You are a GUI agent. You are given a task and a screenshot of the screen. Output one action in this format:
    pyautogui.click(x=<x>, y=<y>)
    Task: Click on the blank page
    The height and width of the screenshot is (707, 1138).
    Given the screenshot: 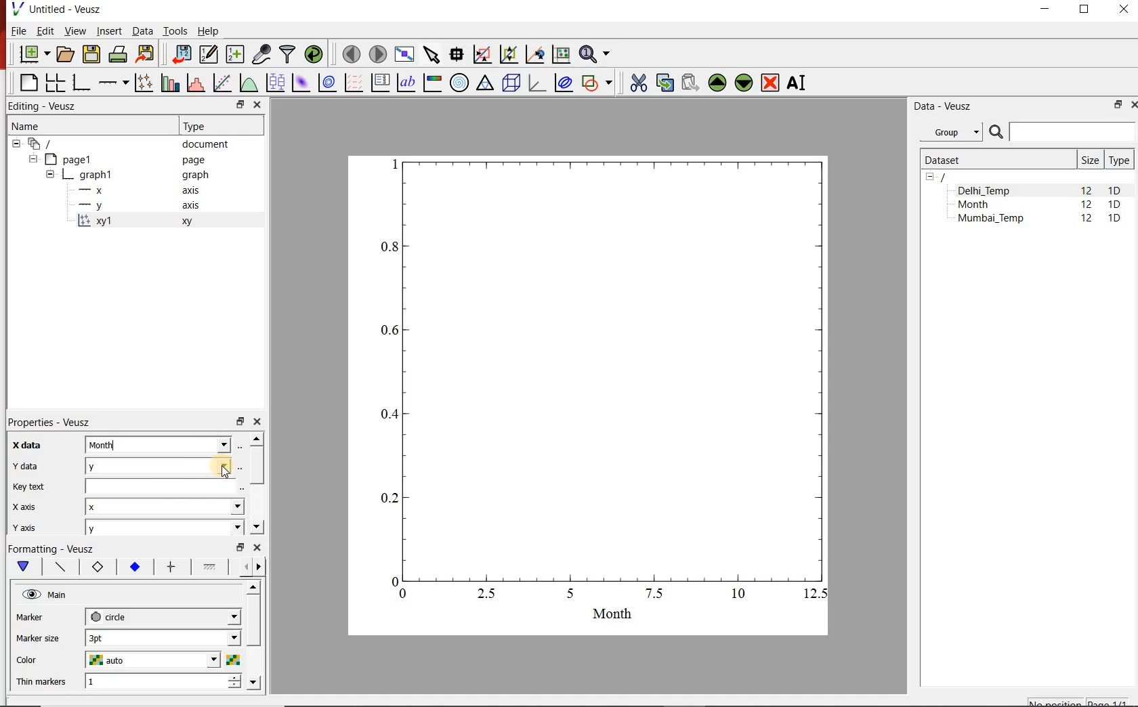 What is the action you would take?
    pyautogui.click(x=26, y=83)
    